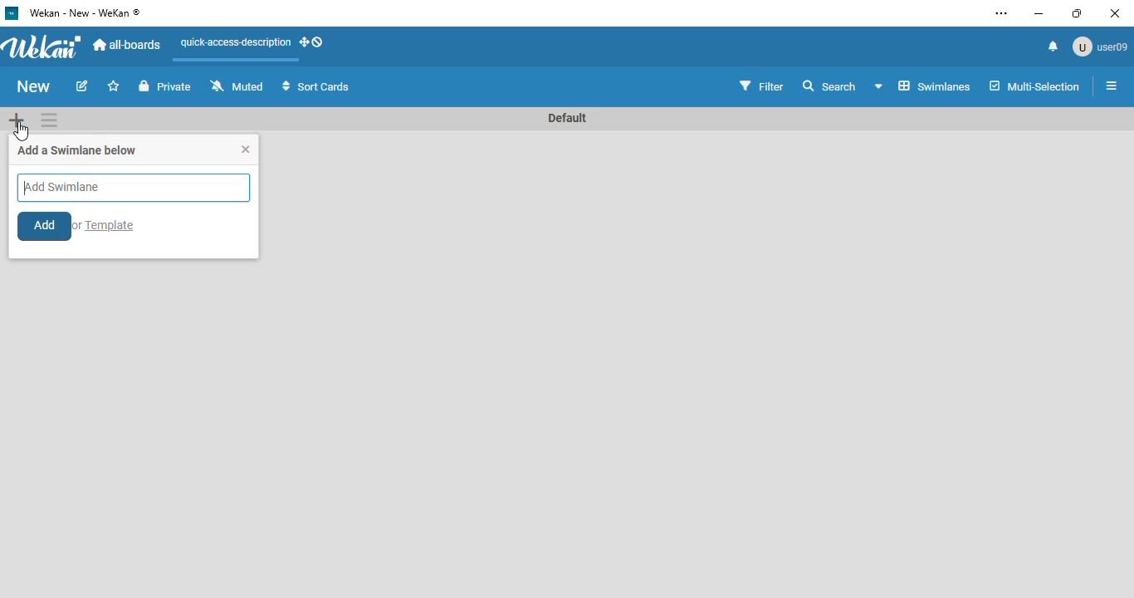 The image size is (1134, 598). Describe the element at coordinates (113, 225) in the screenshot. I see `Template` at that location.